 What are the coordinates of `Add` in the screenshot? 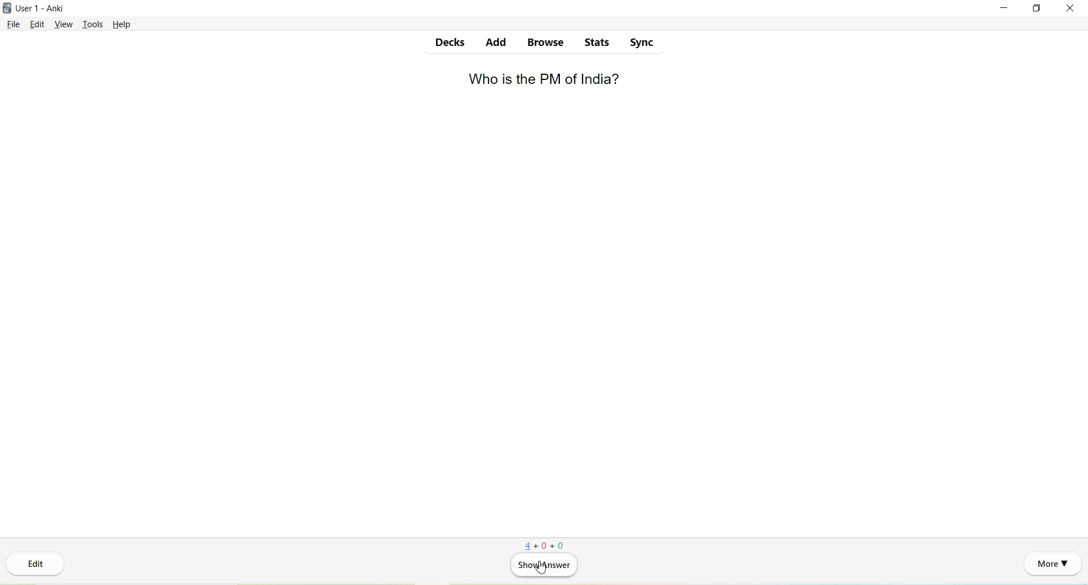 It's located at (497, 43).